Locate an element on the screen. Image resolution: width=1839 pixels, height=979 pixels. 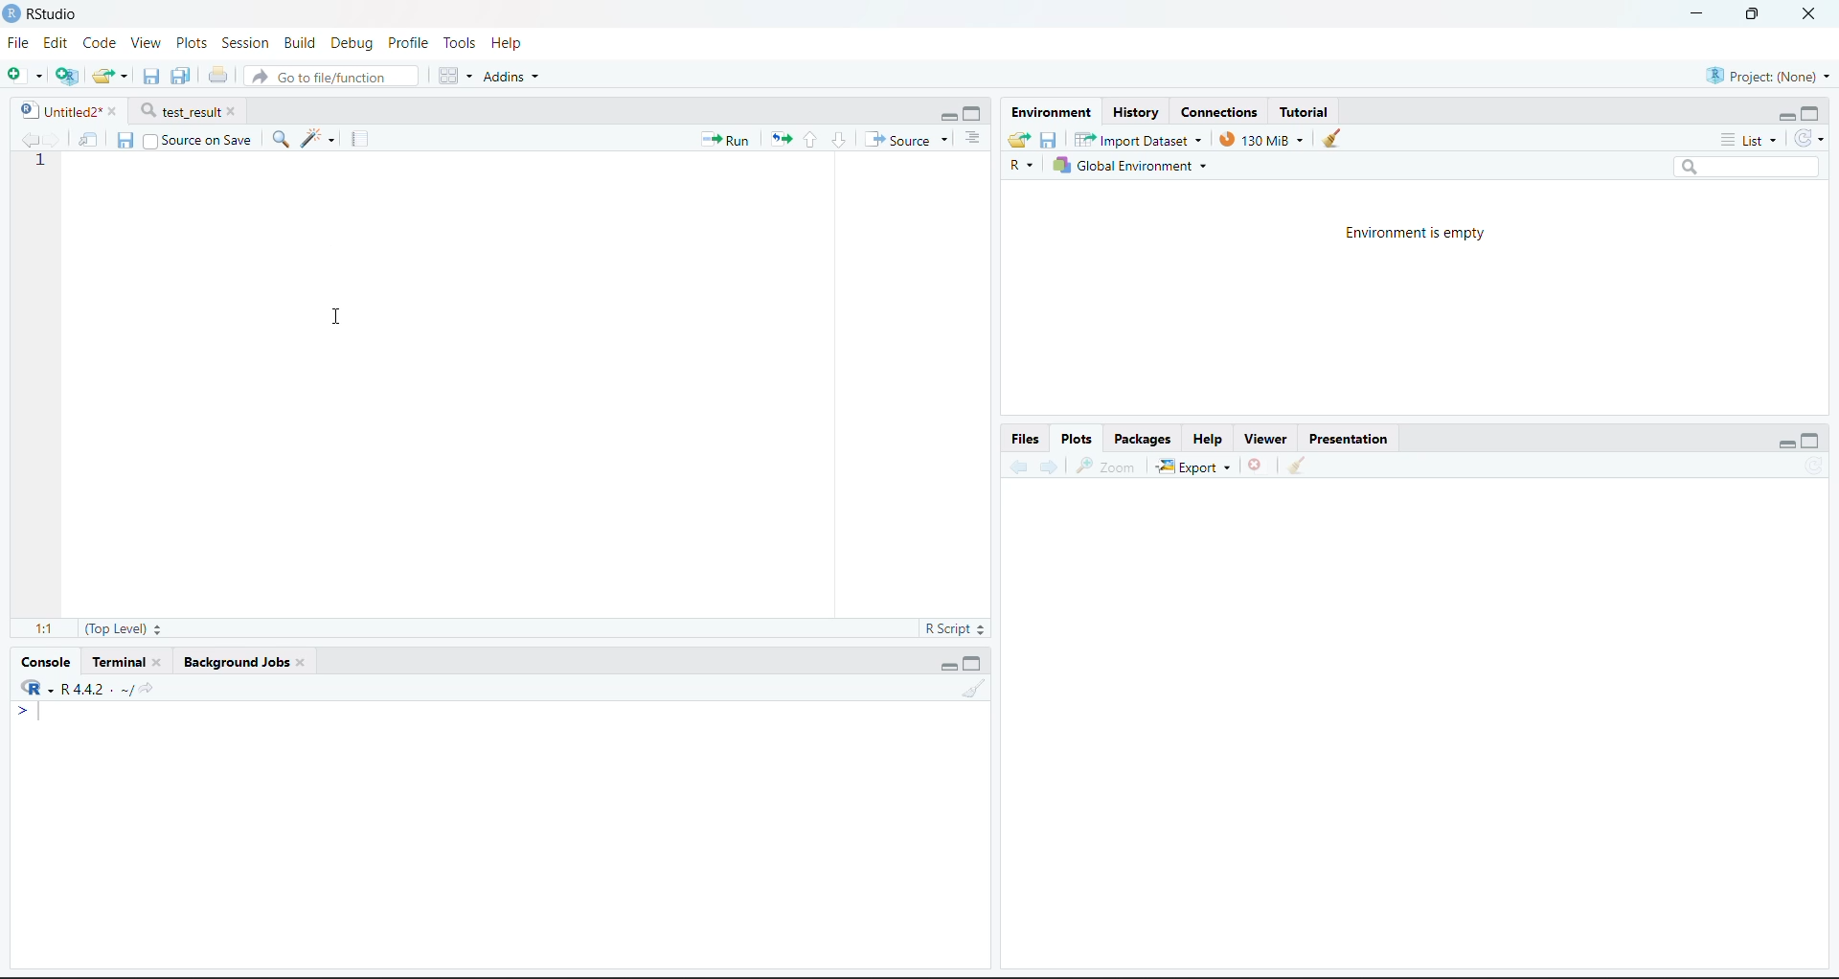
File is located at coordinates (15, 42).